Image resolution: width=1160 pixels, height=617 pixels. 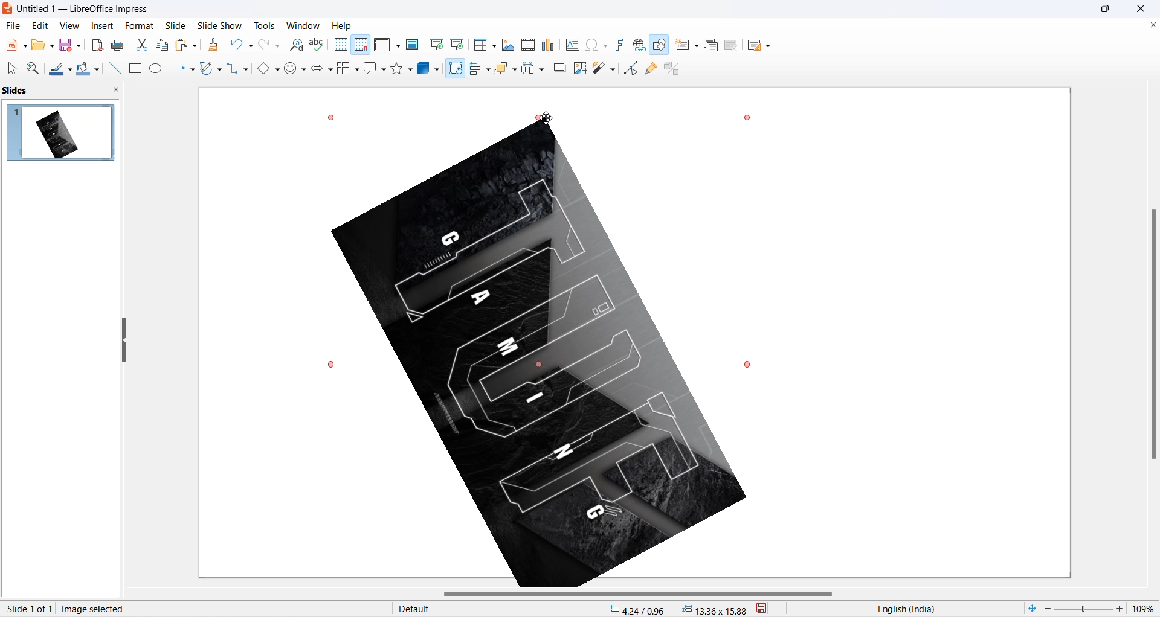 What do you see at coordinates (544, 71) in the screenshot?
I see `distribute object` at bounding box center [544, 71].